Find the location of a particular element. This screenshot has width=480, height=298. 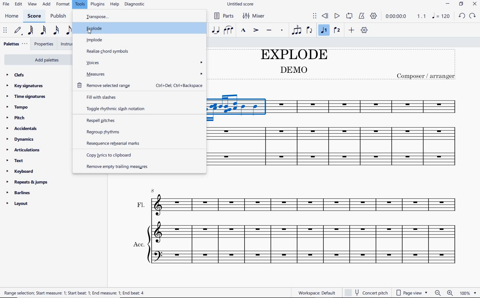

clefs is located at coordinates (15, 74).